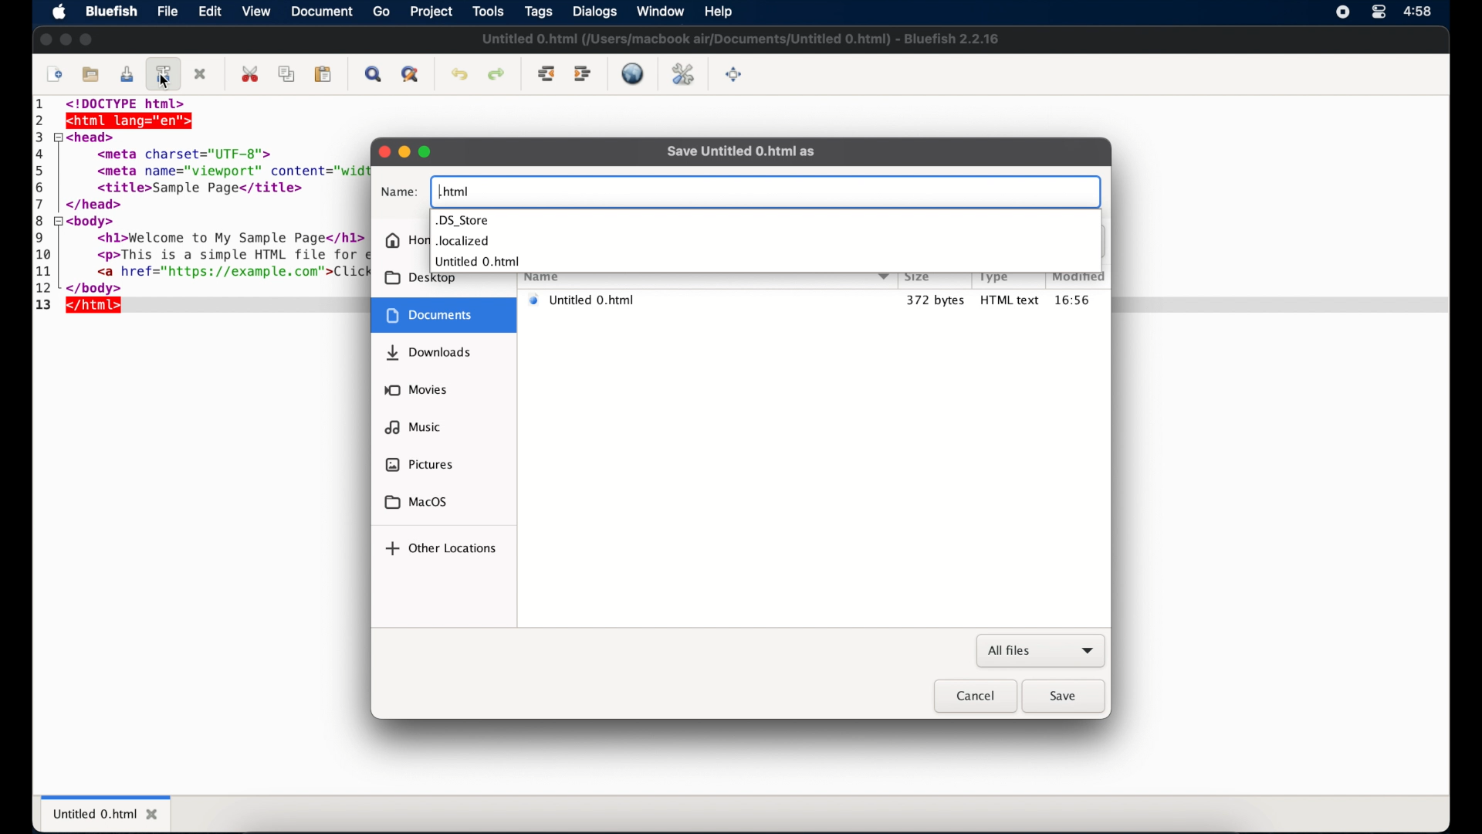  Describe the element at coordinates (935, 300) in the screenshot. I see `372 bytes` at that location.